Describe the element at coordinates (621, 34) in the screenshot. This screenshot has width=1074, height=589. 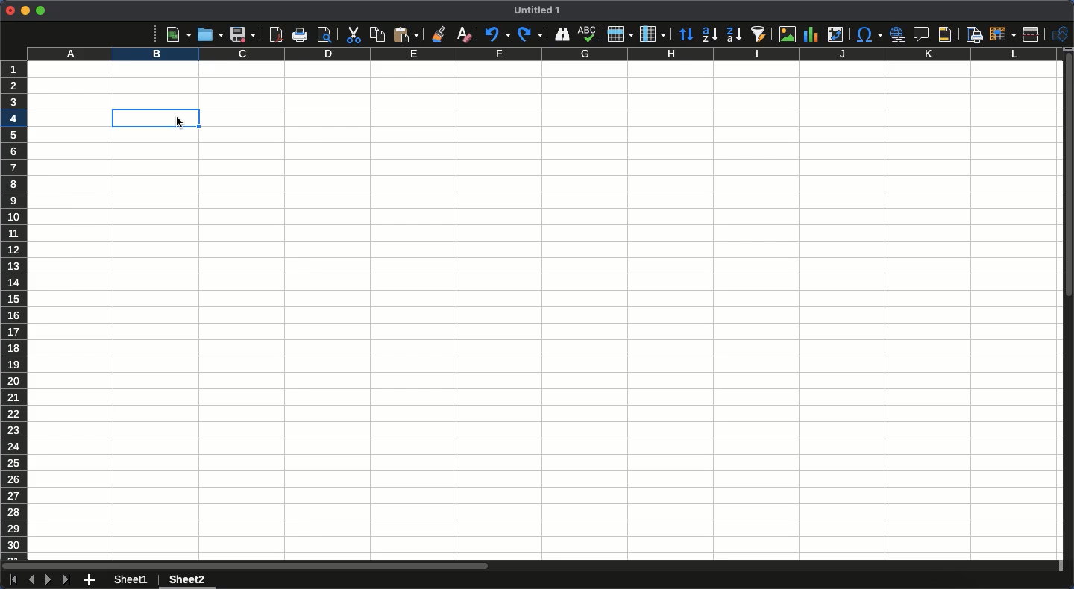
I see `Row` at that location.